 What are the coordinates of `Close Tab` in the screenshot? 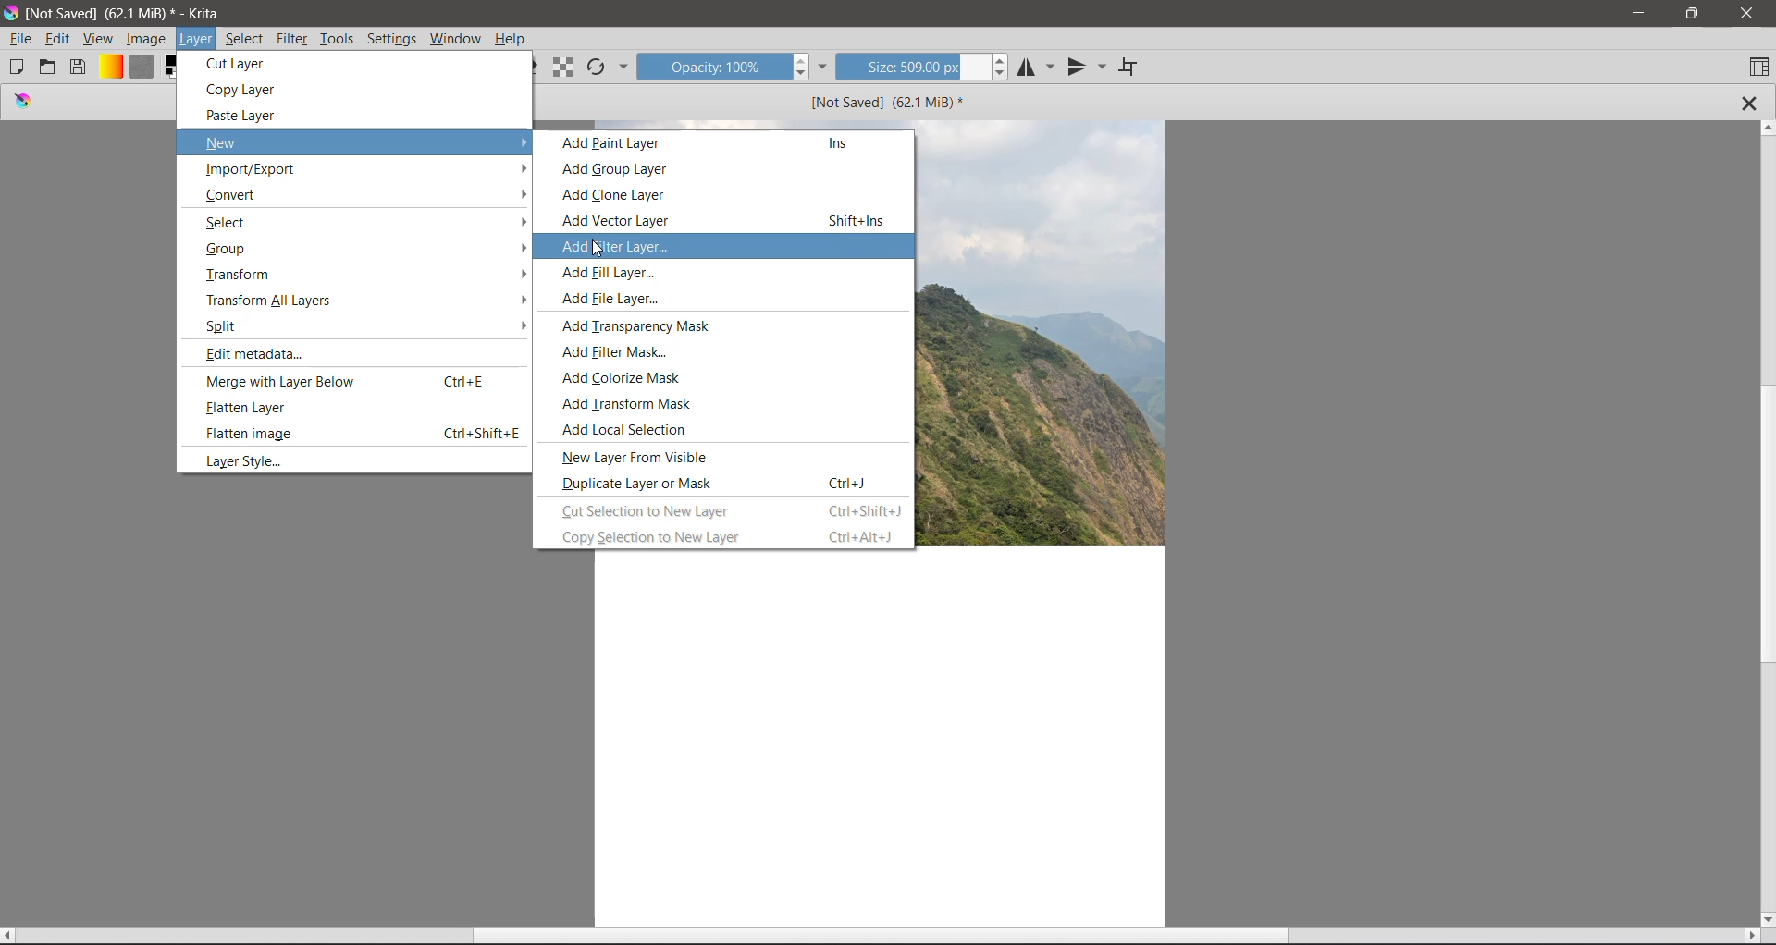 It's located at (1750, 103).